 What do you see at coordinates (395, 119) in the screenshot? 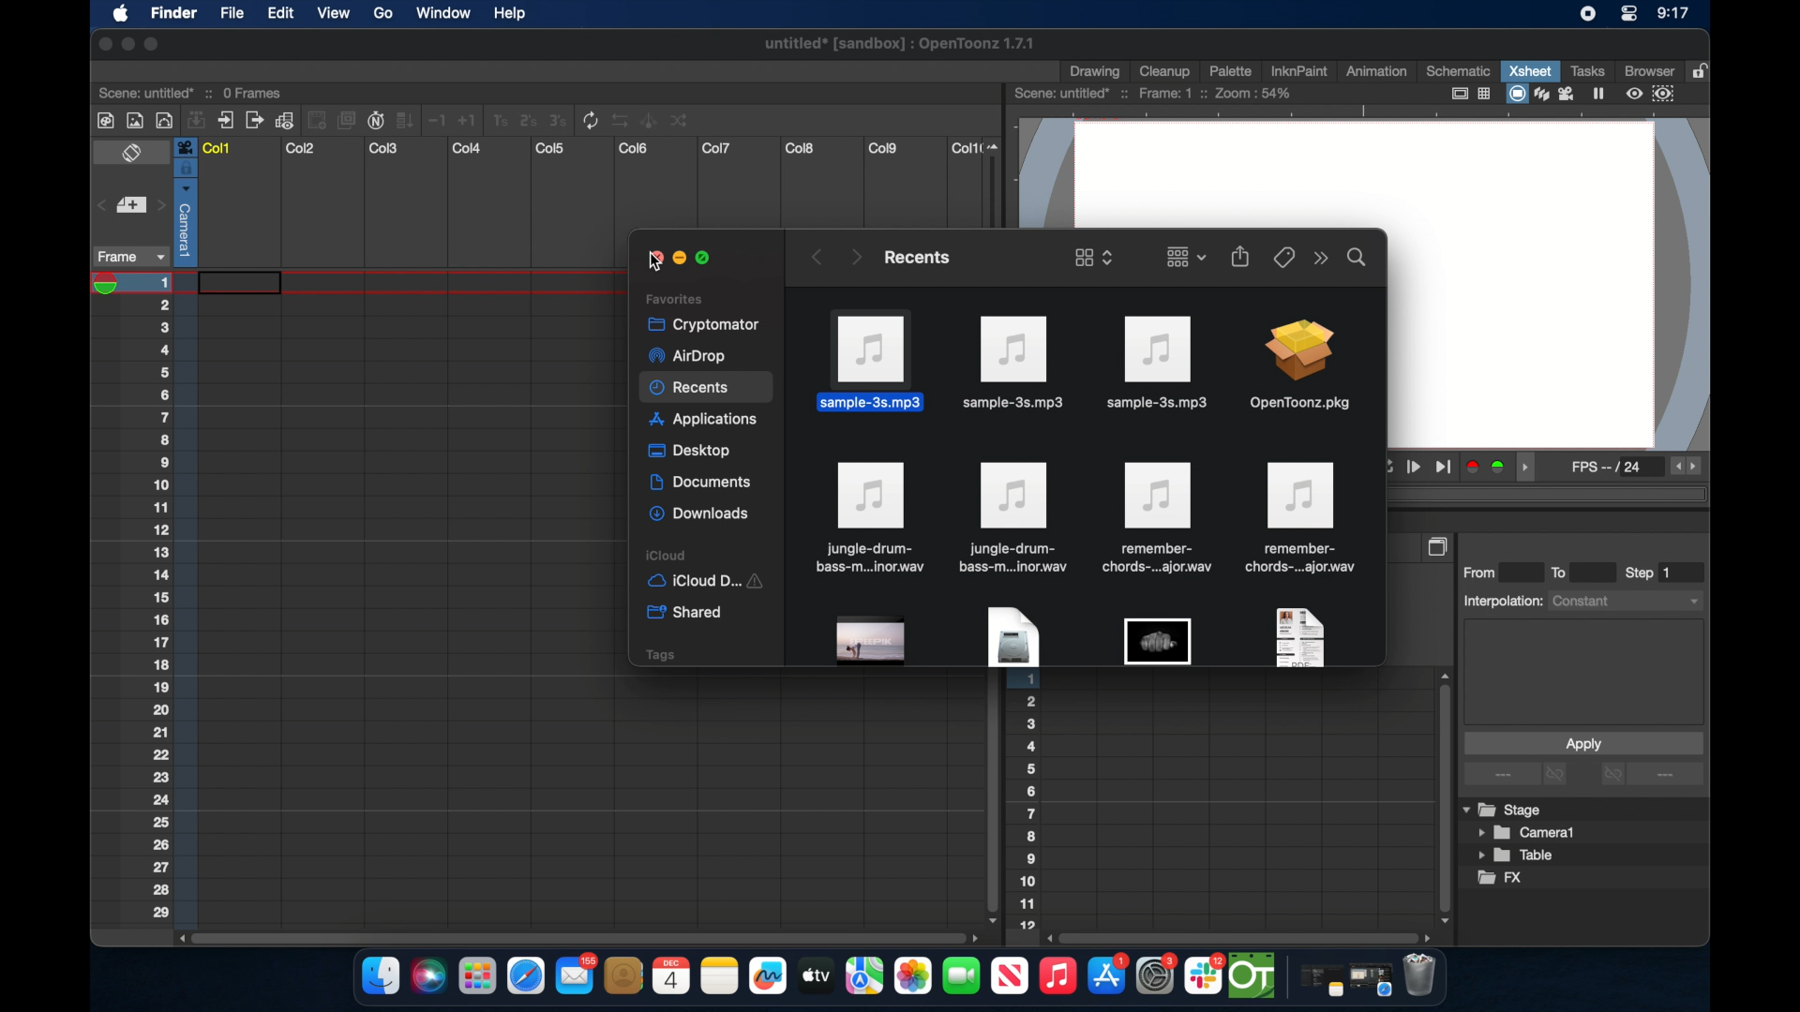
I see `more tools` at bounding box center [395, 119].